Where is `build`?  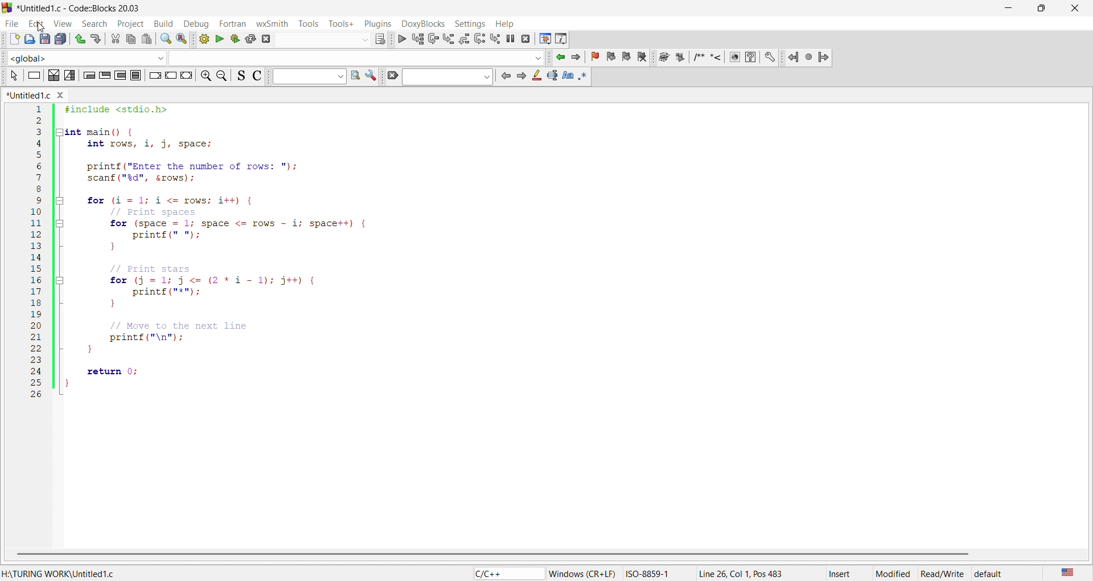 build is located at coordinates (203, 39).